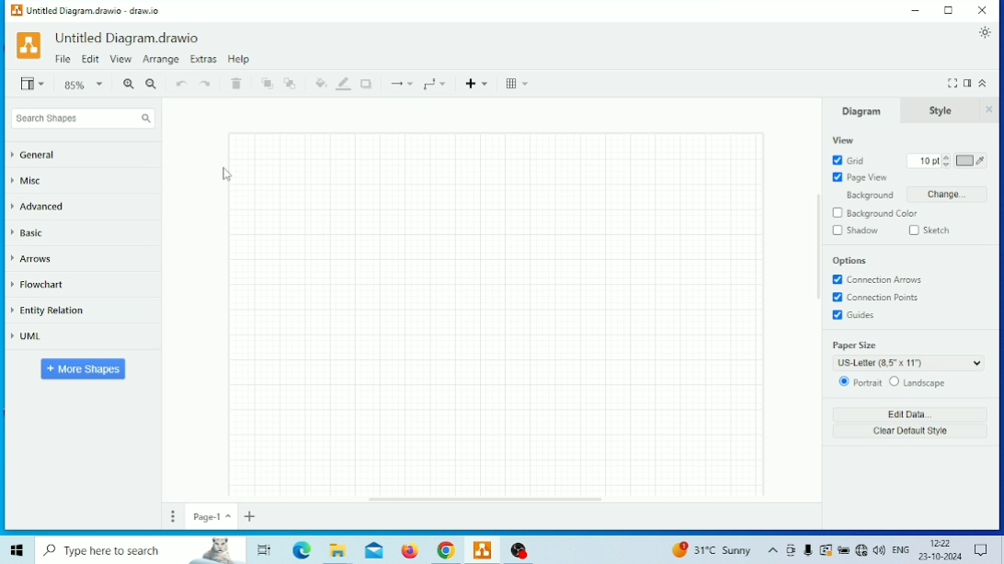  Describe the element at coordinates (982, 10) in the screenshot. I see `Close` at that location.